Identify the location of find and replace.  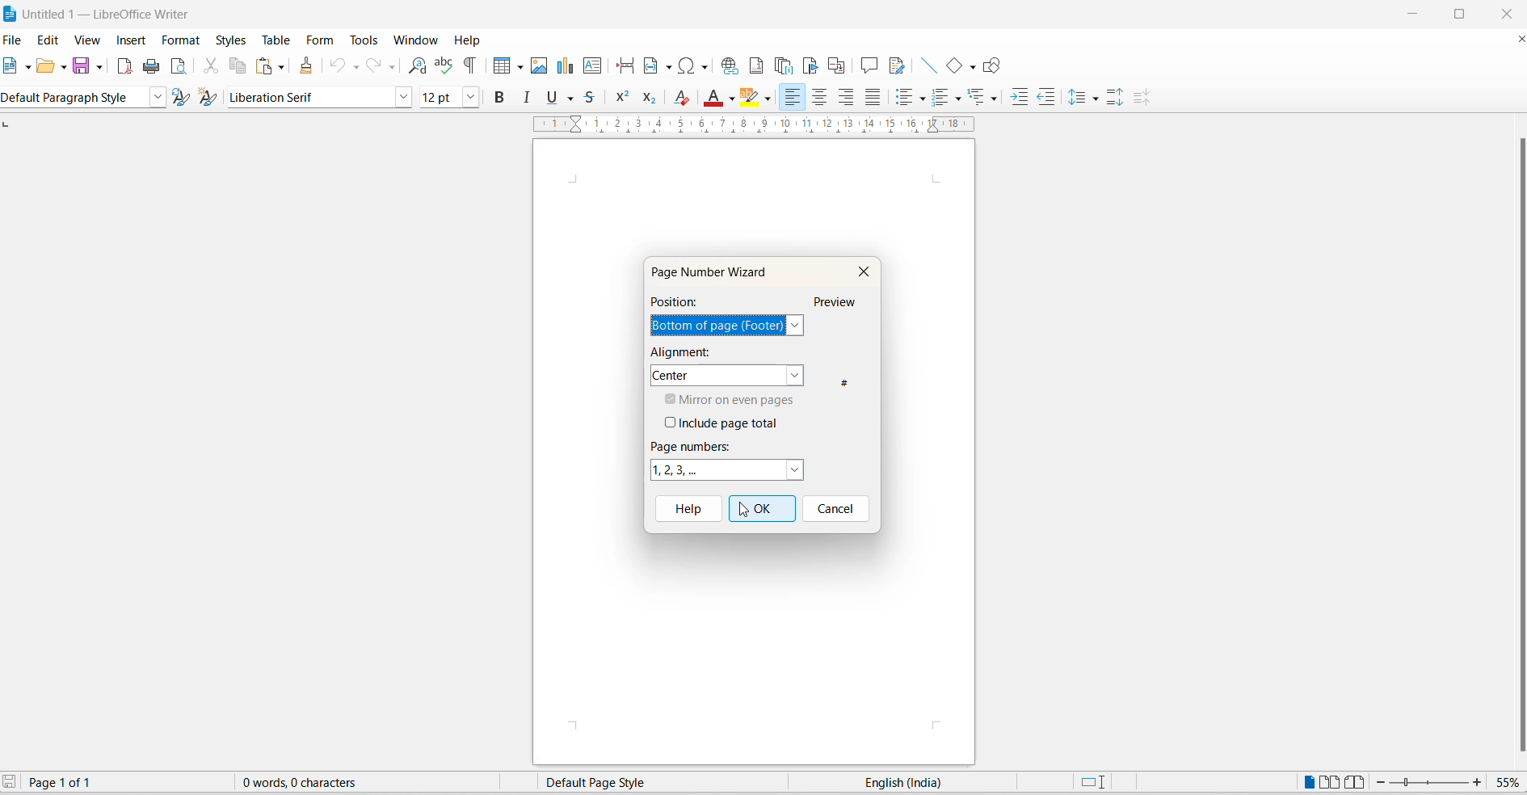
(418, 66).